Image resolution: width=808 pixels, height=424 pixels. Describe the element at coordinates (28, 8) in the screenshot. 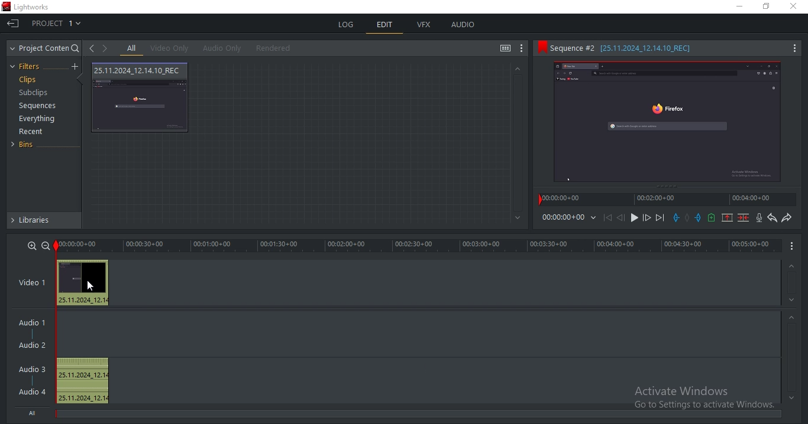

I see `app title` at that location.